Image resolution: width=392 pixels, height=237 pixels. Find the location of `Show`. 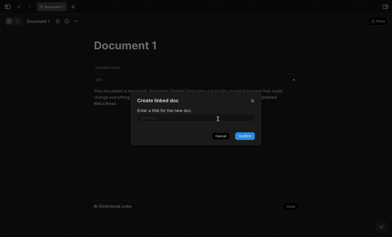

Show is located at coordinates (292, 206).